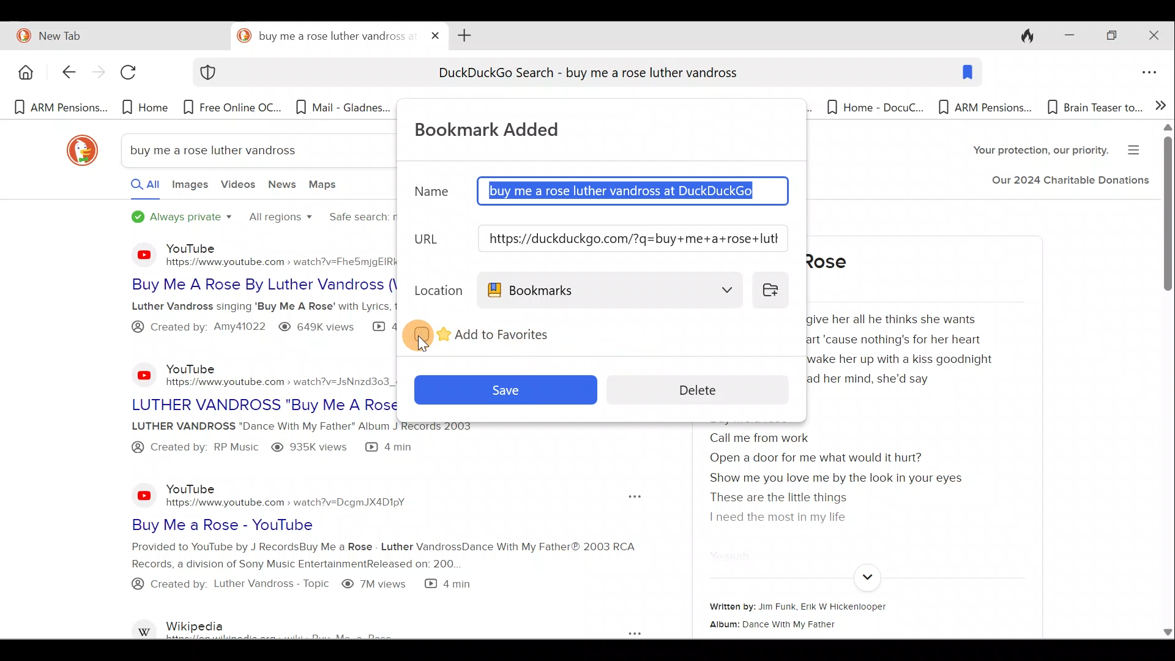 Image resolution: width=1175 pixels, height=661 pixels. What do you see at coordinates (631, 497) in the screenshot?
I see `Pop out` at bounding box center [631, 497].